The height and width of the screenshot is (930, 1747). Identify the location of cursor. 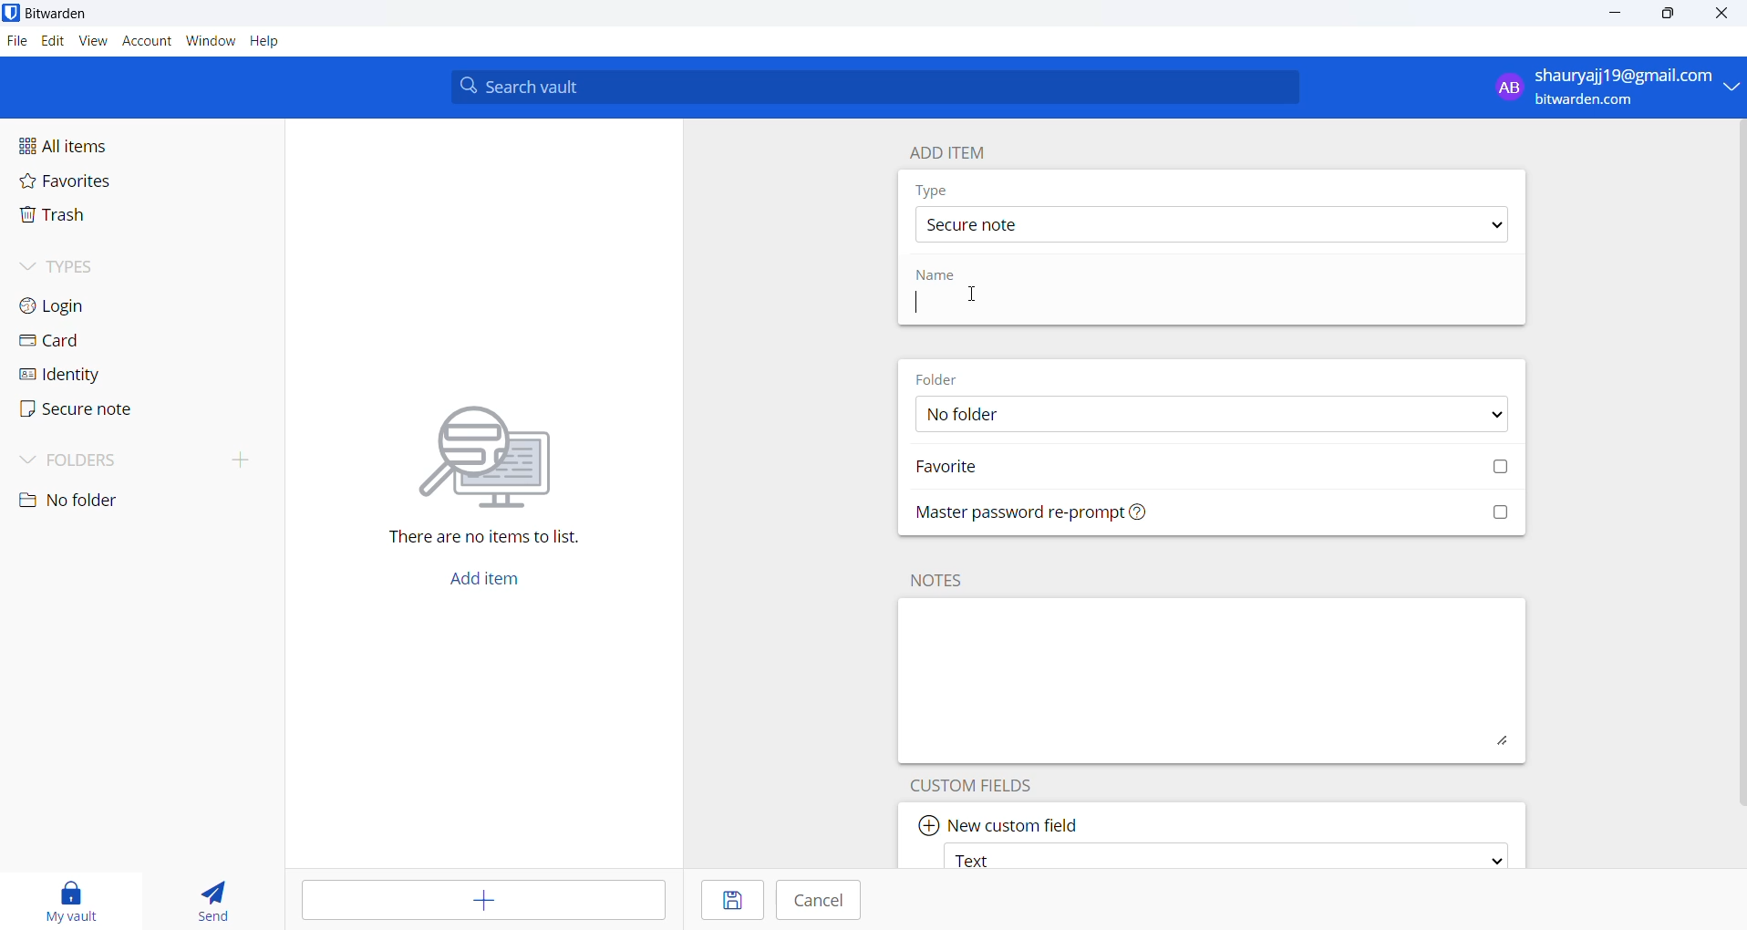
(969, 293).